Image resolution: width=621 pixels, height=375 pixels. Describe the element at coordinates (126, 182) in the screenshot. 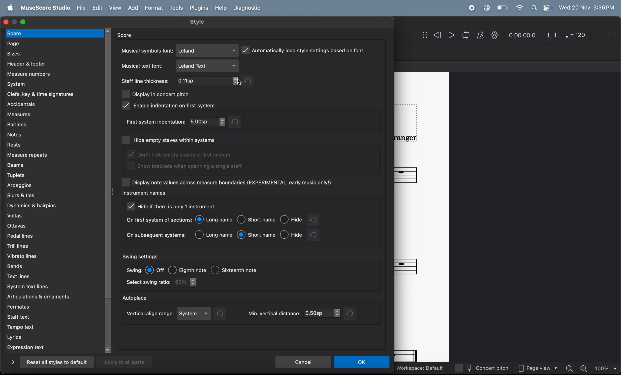

I see `checkbox` at that location.